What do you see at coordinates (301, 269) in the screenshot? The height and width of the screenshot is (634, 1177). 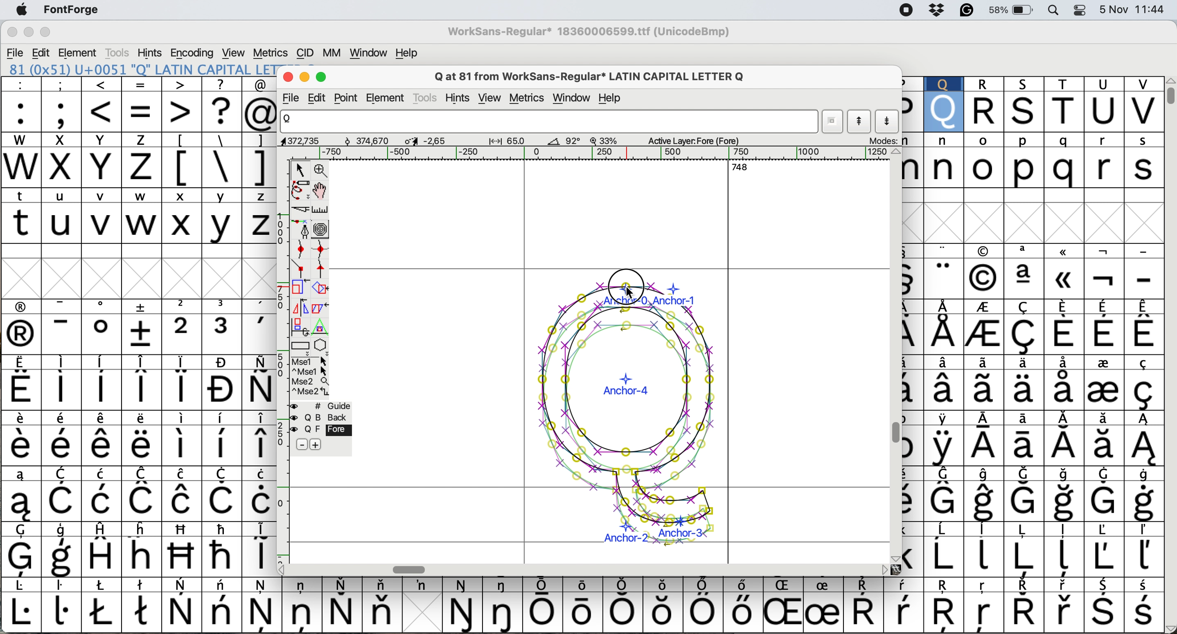 I see `add a comer point` at bounding box center [301, 269].